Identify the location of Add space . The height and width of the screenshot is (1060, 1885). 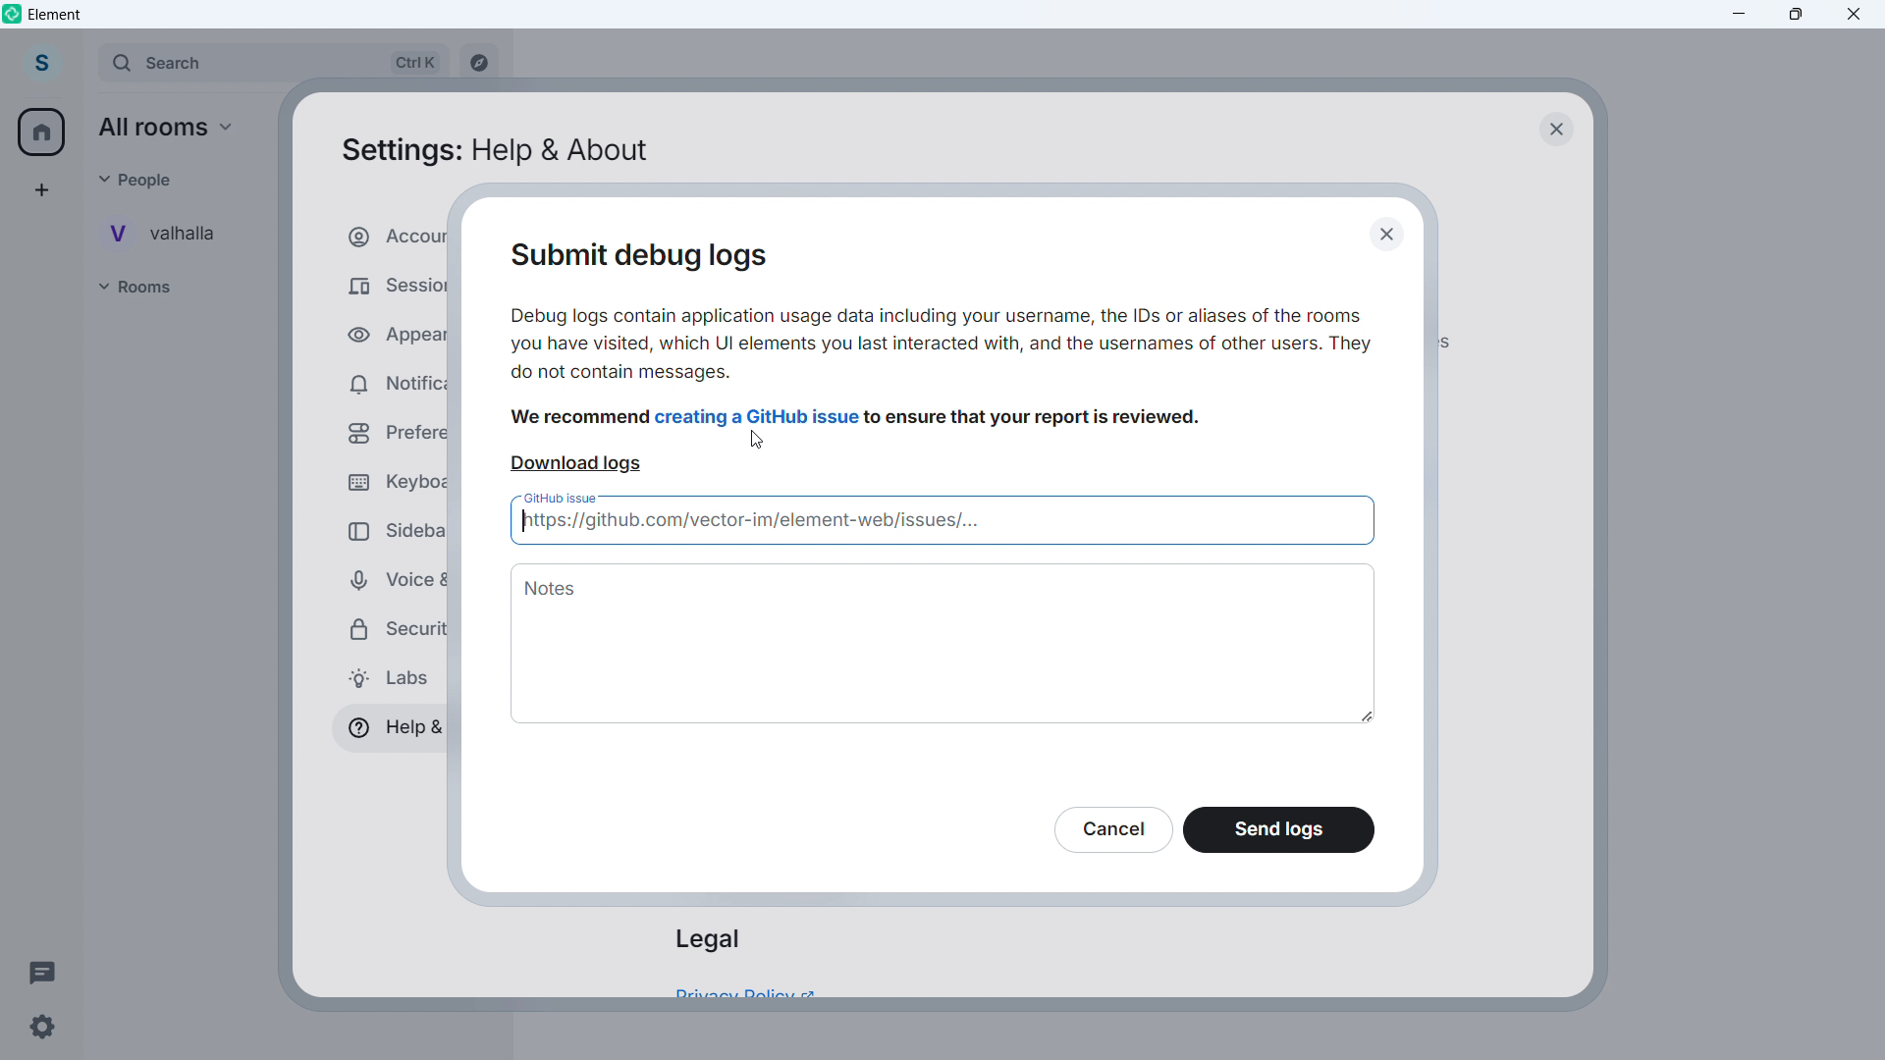
(39, 189).